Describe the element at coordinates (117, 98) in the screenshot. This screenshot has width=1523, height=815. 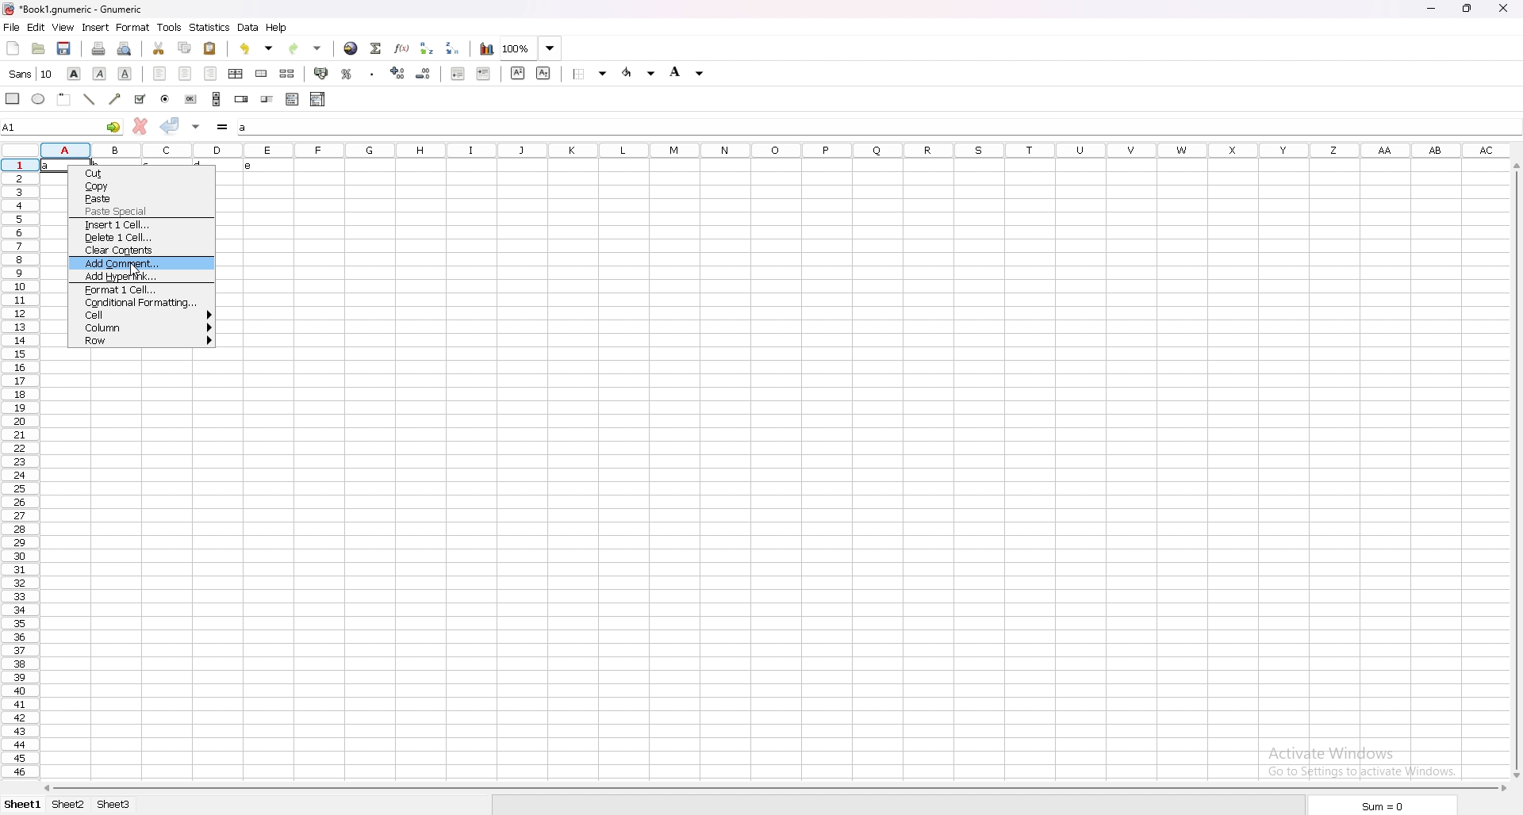
I see `arrowed line` at that location.